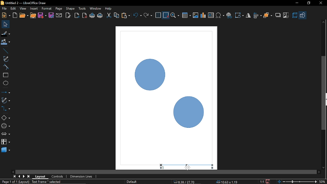  I want to click on Image, so click(195, 15).